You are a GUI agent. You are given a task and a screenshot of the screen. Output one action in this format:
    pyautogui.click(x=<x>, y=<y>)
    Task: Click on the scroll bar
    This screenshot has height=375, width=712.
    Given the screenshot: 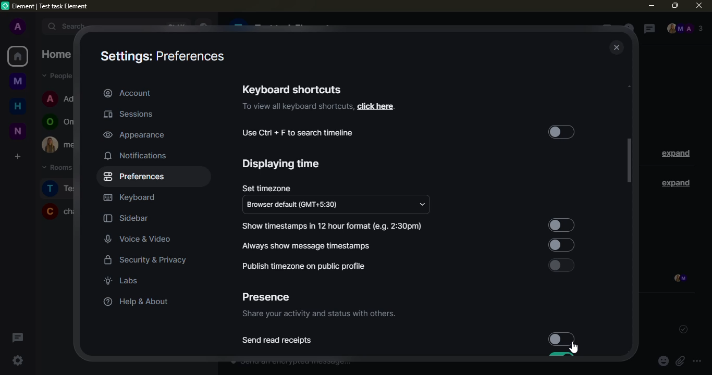 What is the action you would take?
    pyautogui.click(x=630, y=161)
    